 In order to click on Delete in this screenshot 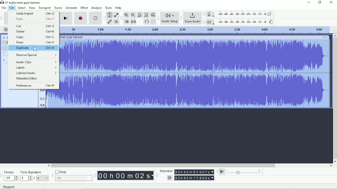, I will do `click(35, 32)`.